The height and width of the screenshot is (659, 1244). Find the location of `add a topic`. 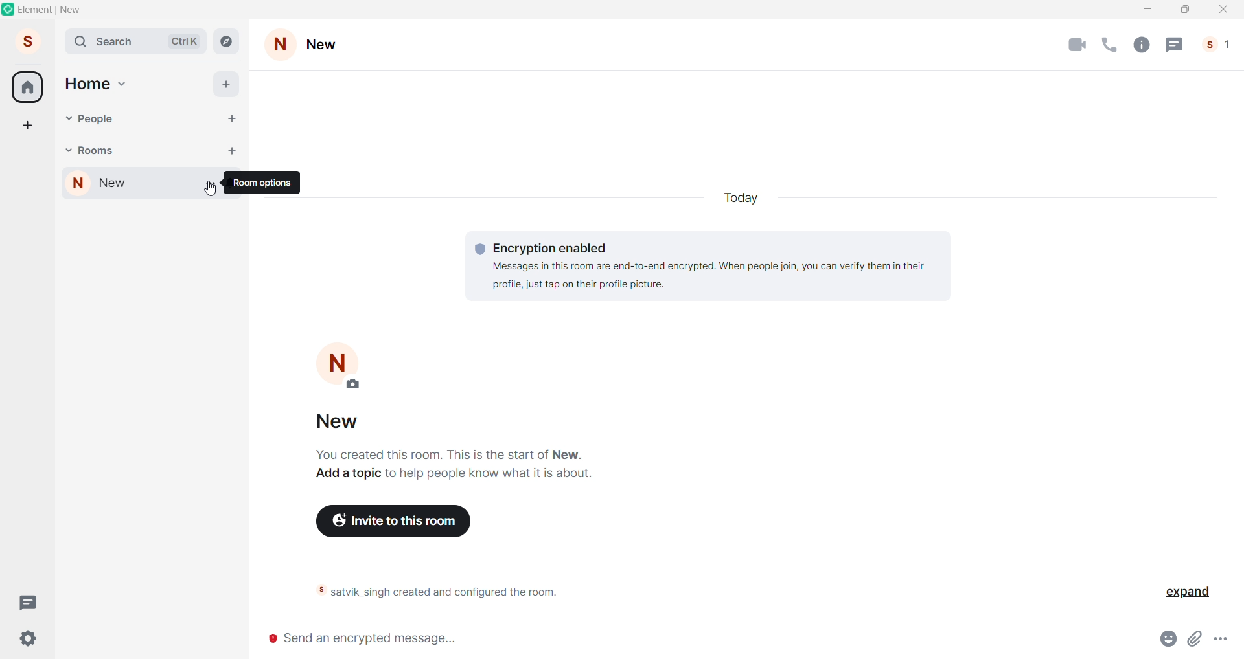

add a topic is located at coordinates (343, 475).